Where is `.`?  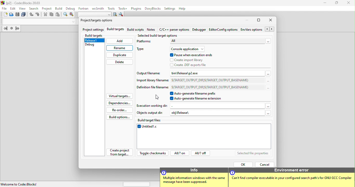
. is located at coordinates (183, 105).